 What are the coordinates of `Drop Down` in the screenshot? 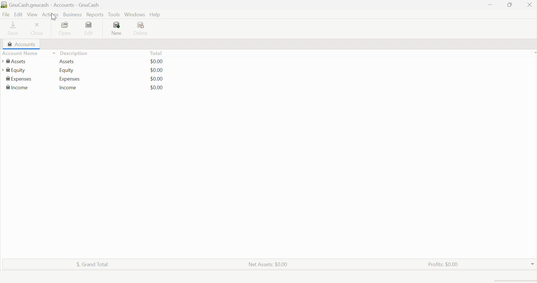 It's located at (534, 53).